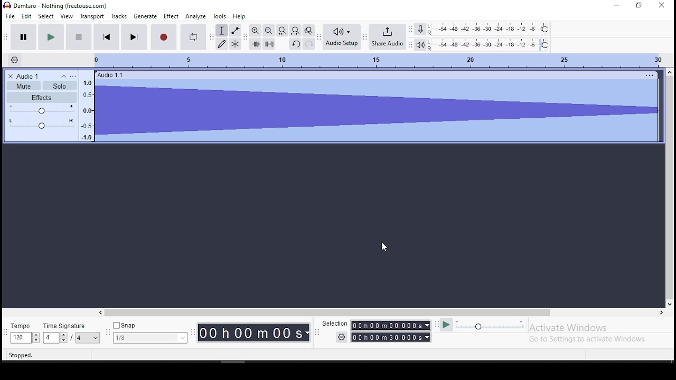 This screenshot has width=676, height=380. What do you see at coordinates (317, 335) in the screenshot?
I see `show menu` at bounding box center [317, 335].